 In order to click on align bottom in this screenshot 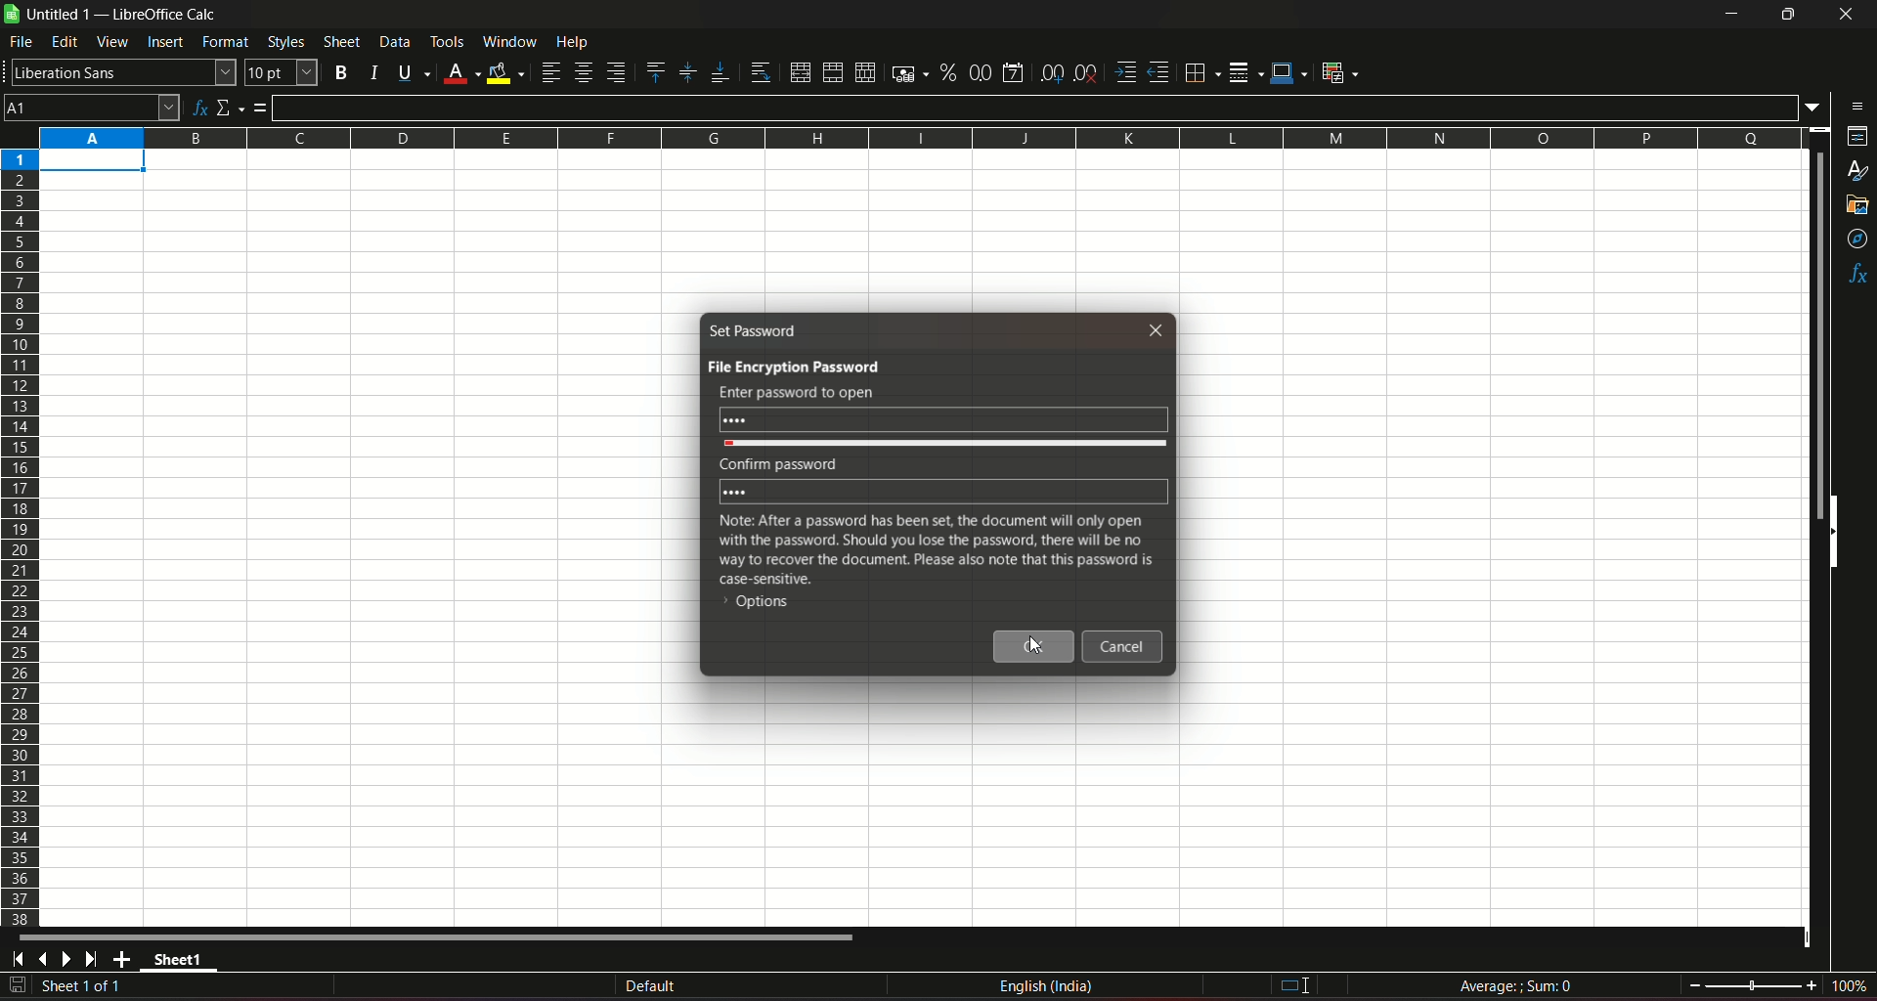, I will do `click(716, 70)`.